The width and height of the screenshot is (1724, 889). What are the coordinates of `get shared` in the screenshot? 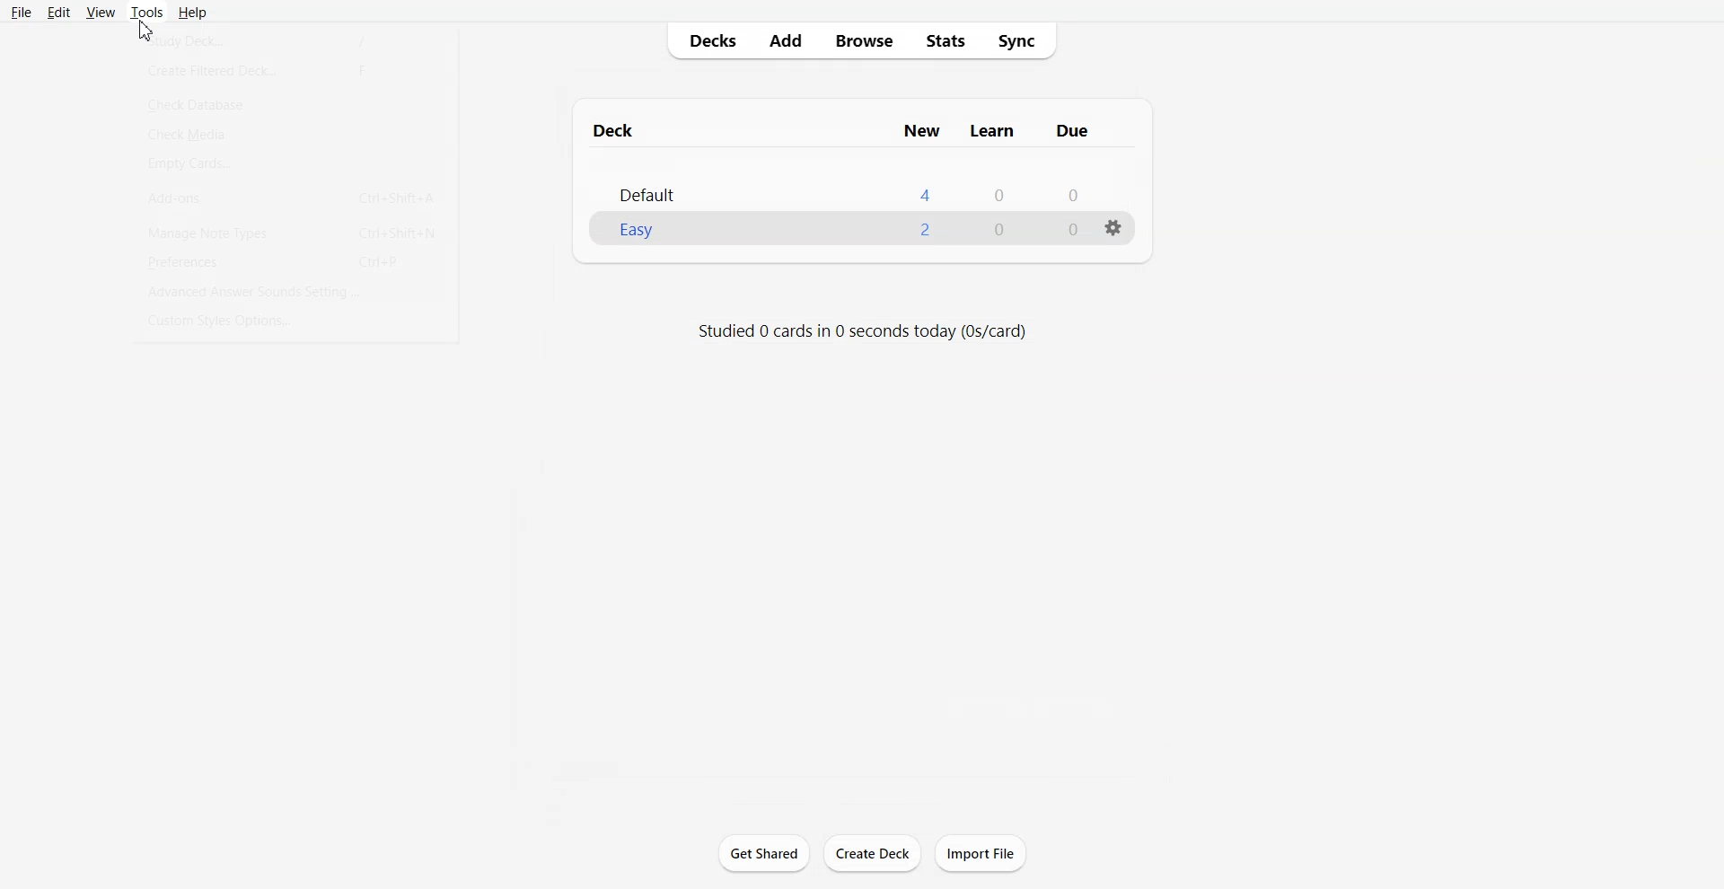 It's located at (767, 856).